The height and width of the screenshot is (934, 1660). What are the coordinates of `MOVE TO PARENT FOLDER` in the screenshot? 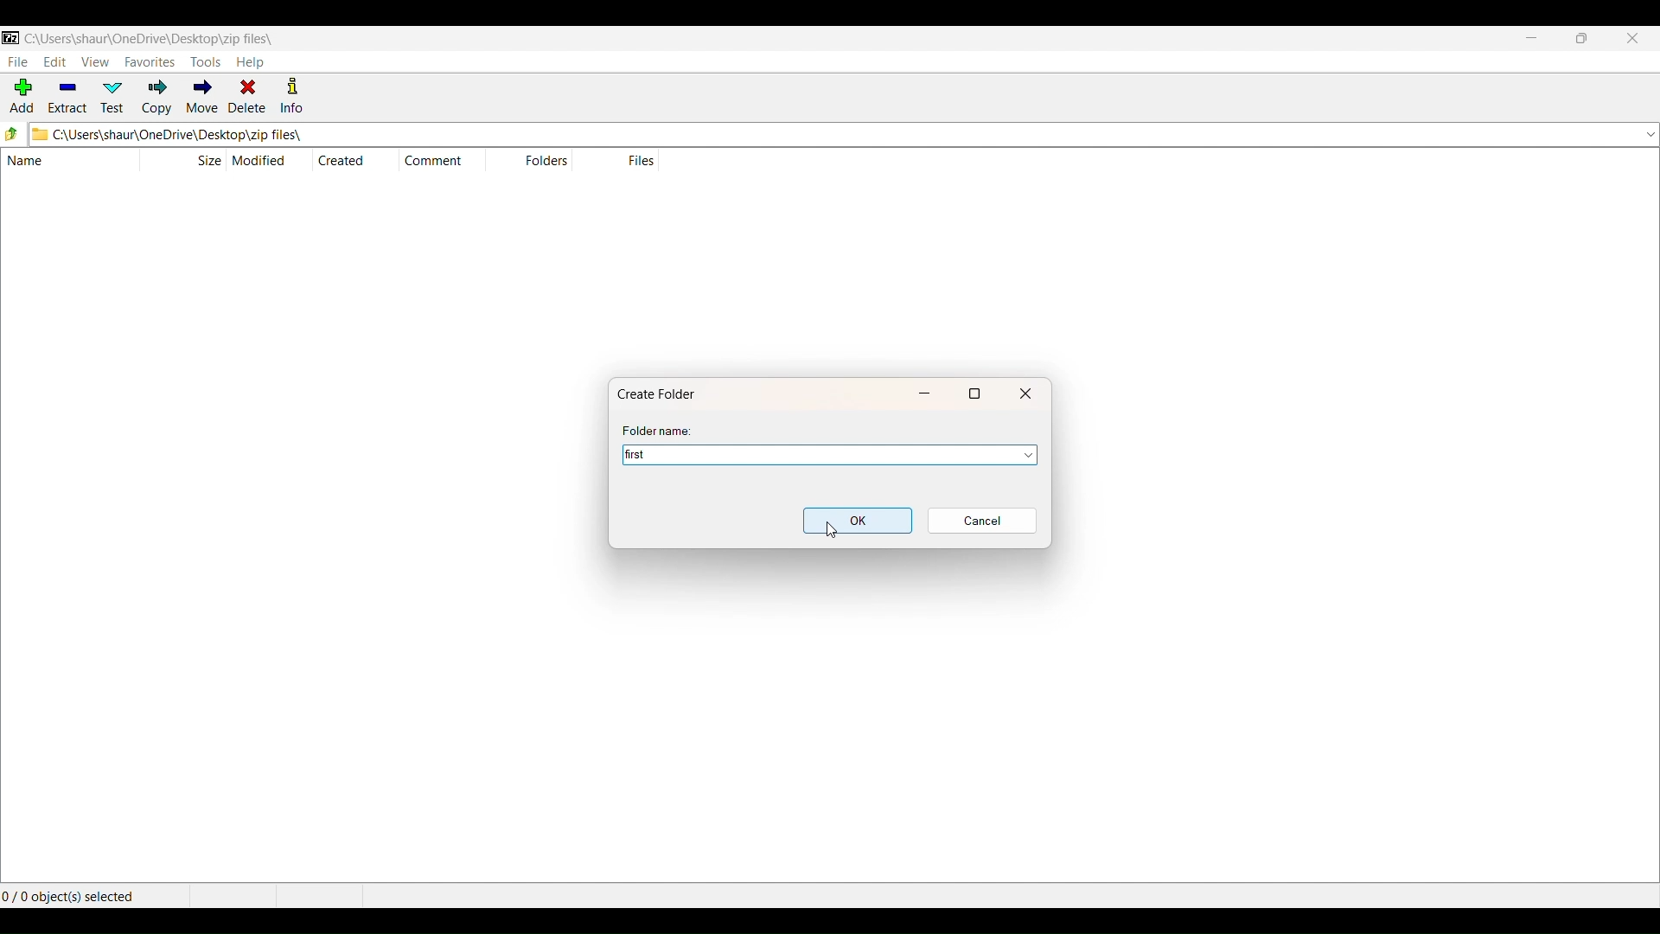 It's located at (13, 135).